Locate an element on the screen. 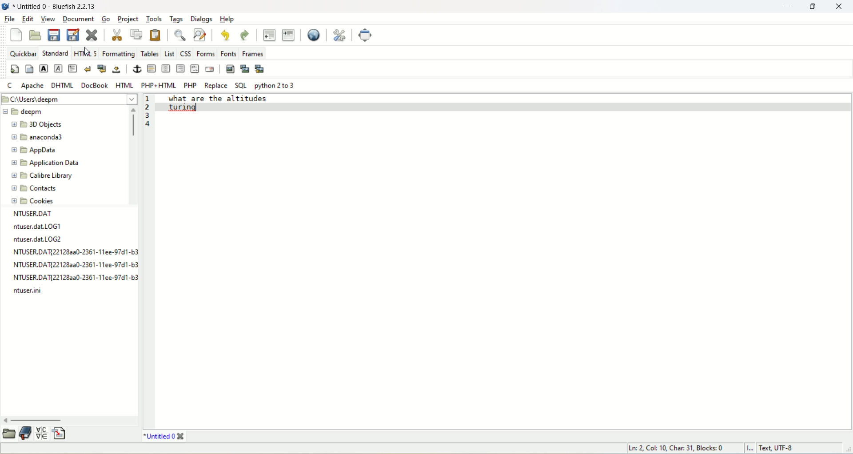 This screenshot has width=853, height=454. open is located at coordinates (10, 434).